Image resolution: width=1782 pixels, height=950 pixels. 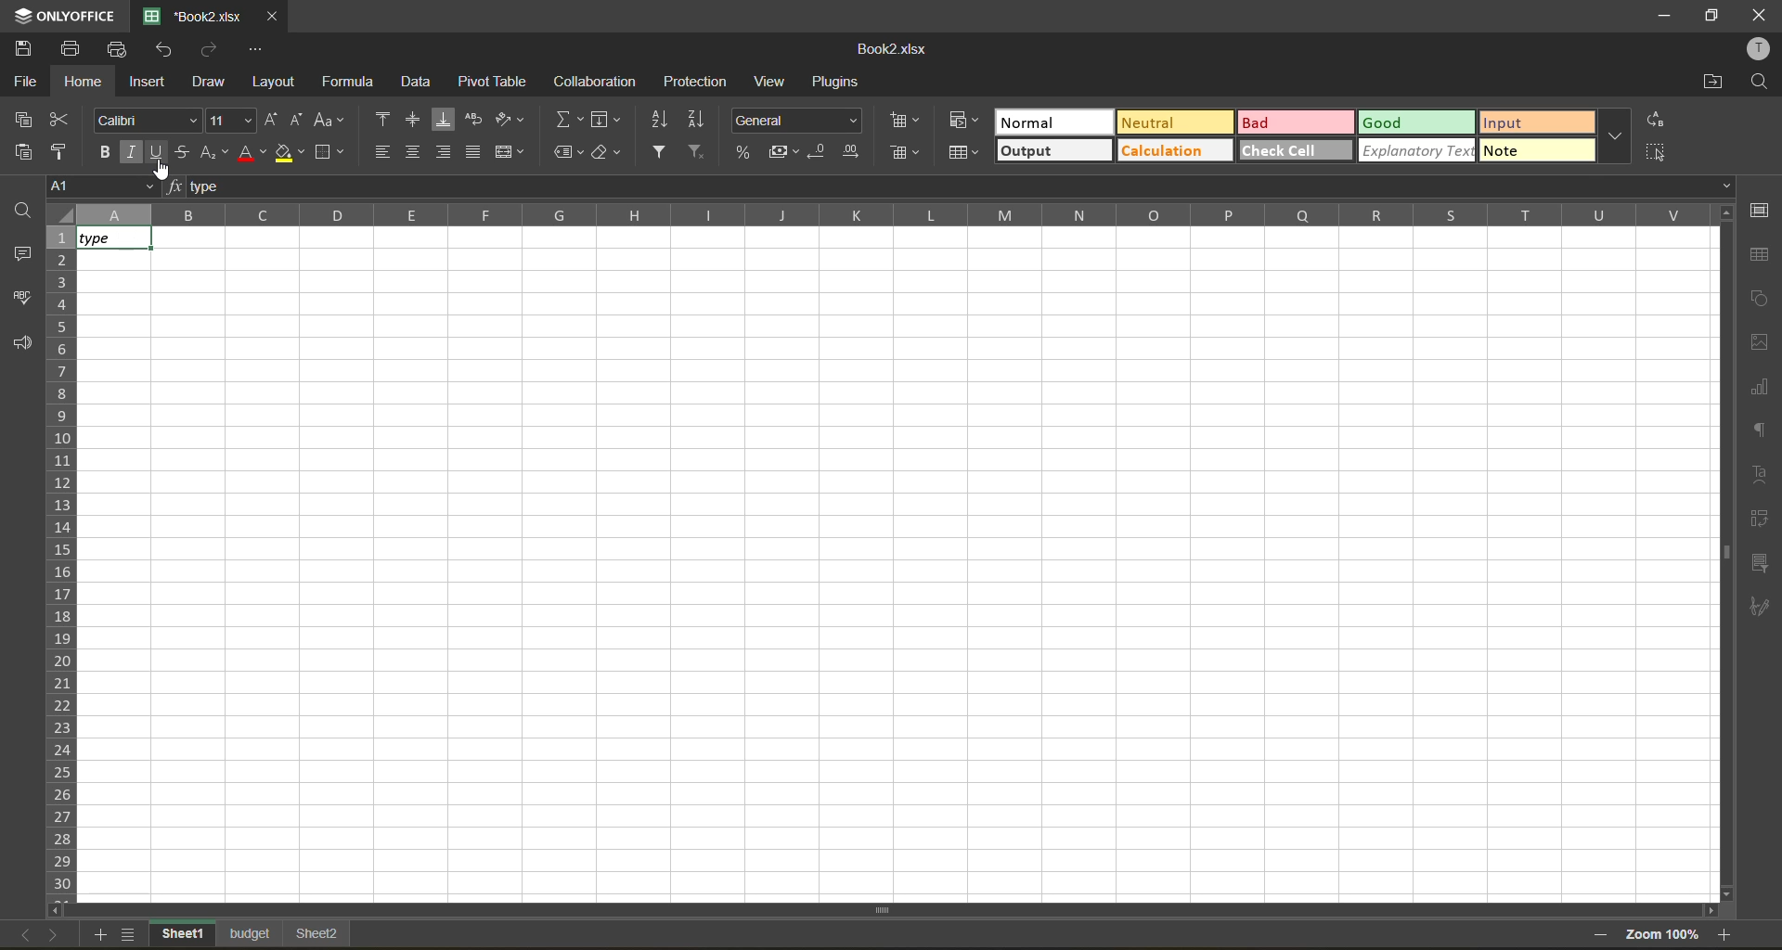 What do you see at coordinates (162, 167) in the screenshot?
I see `cursor` at bounding box center [162, 167].